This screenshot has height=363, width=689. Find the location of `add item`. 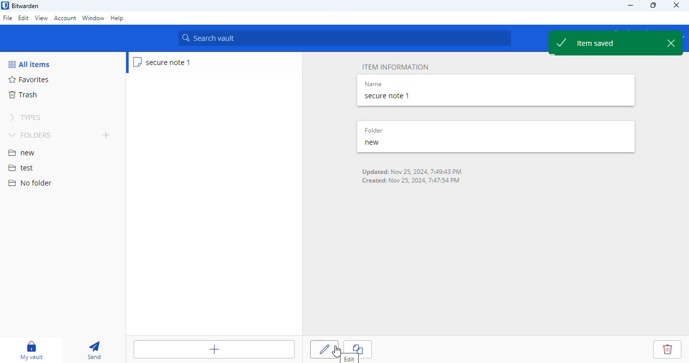

add item is located at coordinates (214, 349).